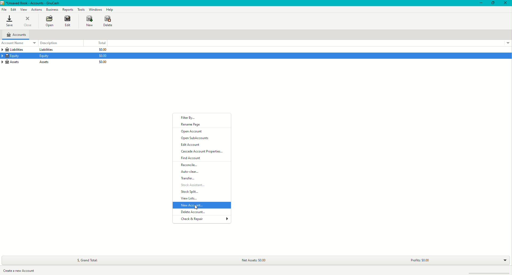  Describe the element at coordinates (88, 21) in the screenshot. I see `New` at that location.